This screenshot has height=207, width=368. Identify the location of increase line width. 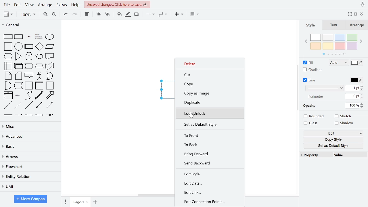
(362, 86).